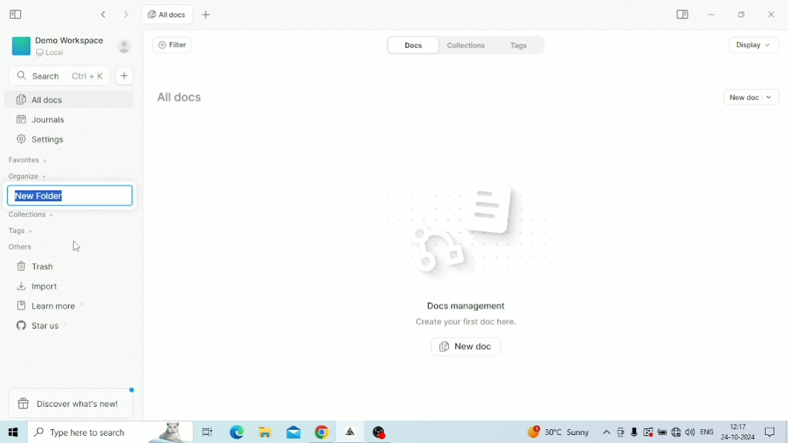  I want to click on Speakers, so click(690, 431).